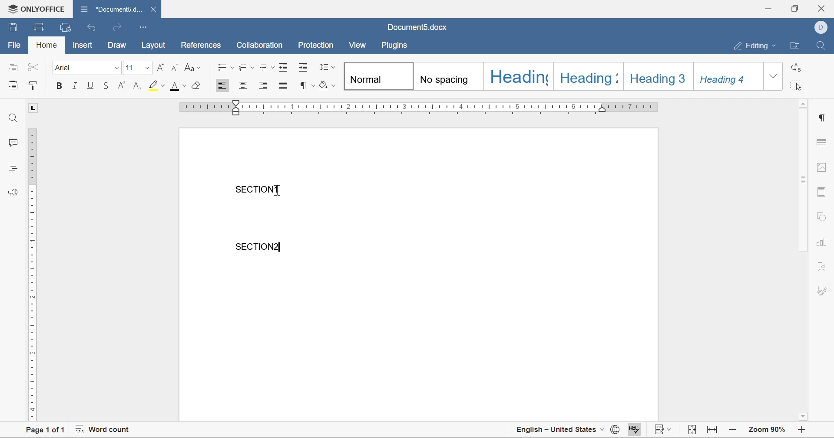 This screenshot has width=834, height=438. I want to click on decrement font size, so click(175, 67).